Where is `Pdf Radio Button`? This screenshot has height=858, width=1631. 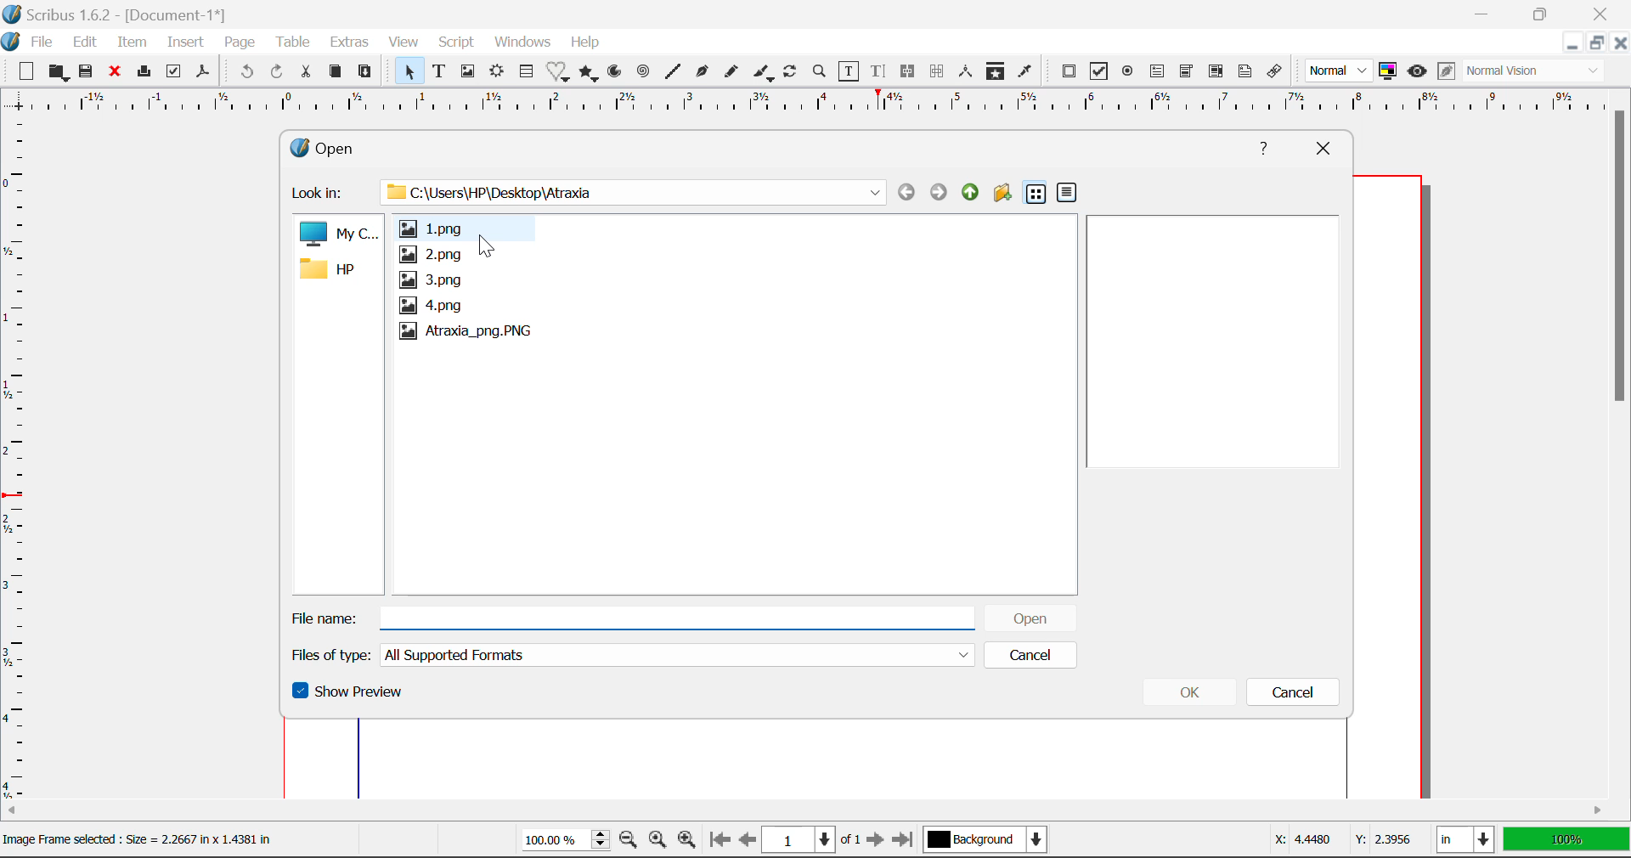
Pdf Radio Button is located at coordinates (1130, 74).